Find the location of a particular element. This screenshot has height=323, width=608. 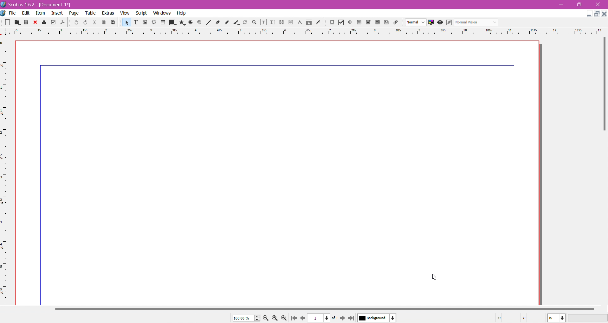

polygon is located at coordinates (180, 22).